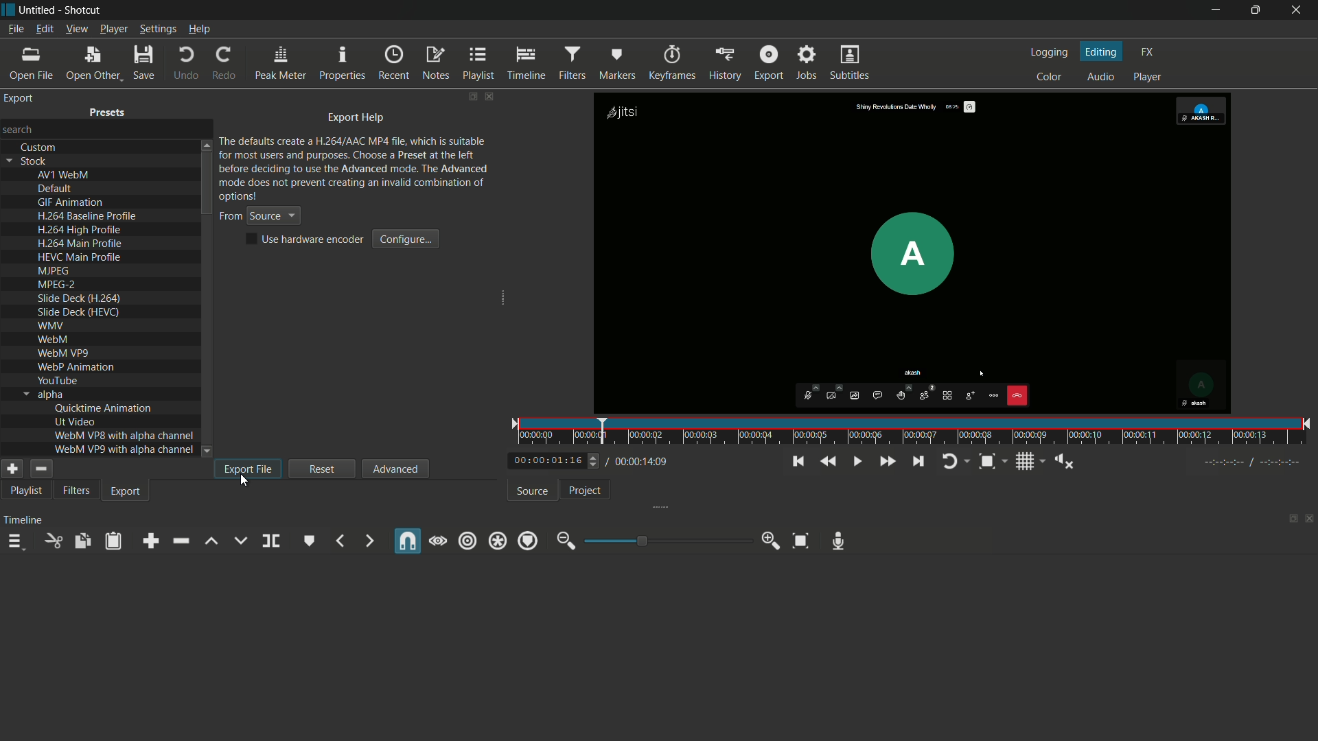 This screenshot has height=741, width=1318. Describe the element at coordinates (64, 353) in the screenshot. I see `text` at that location.